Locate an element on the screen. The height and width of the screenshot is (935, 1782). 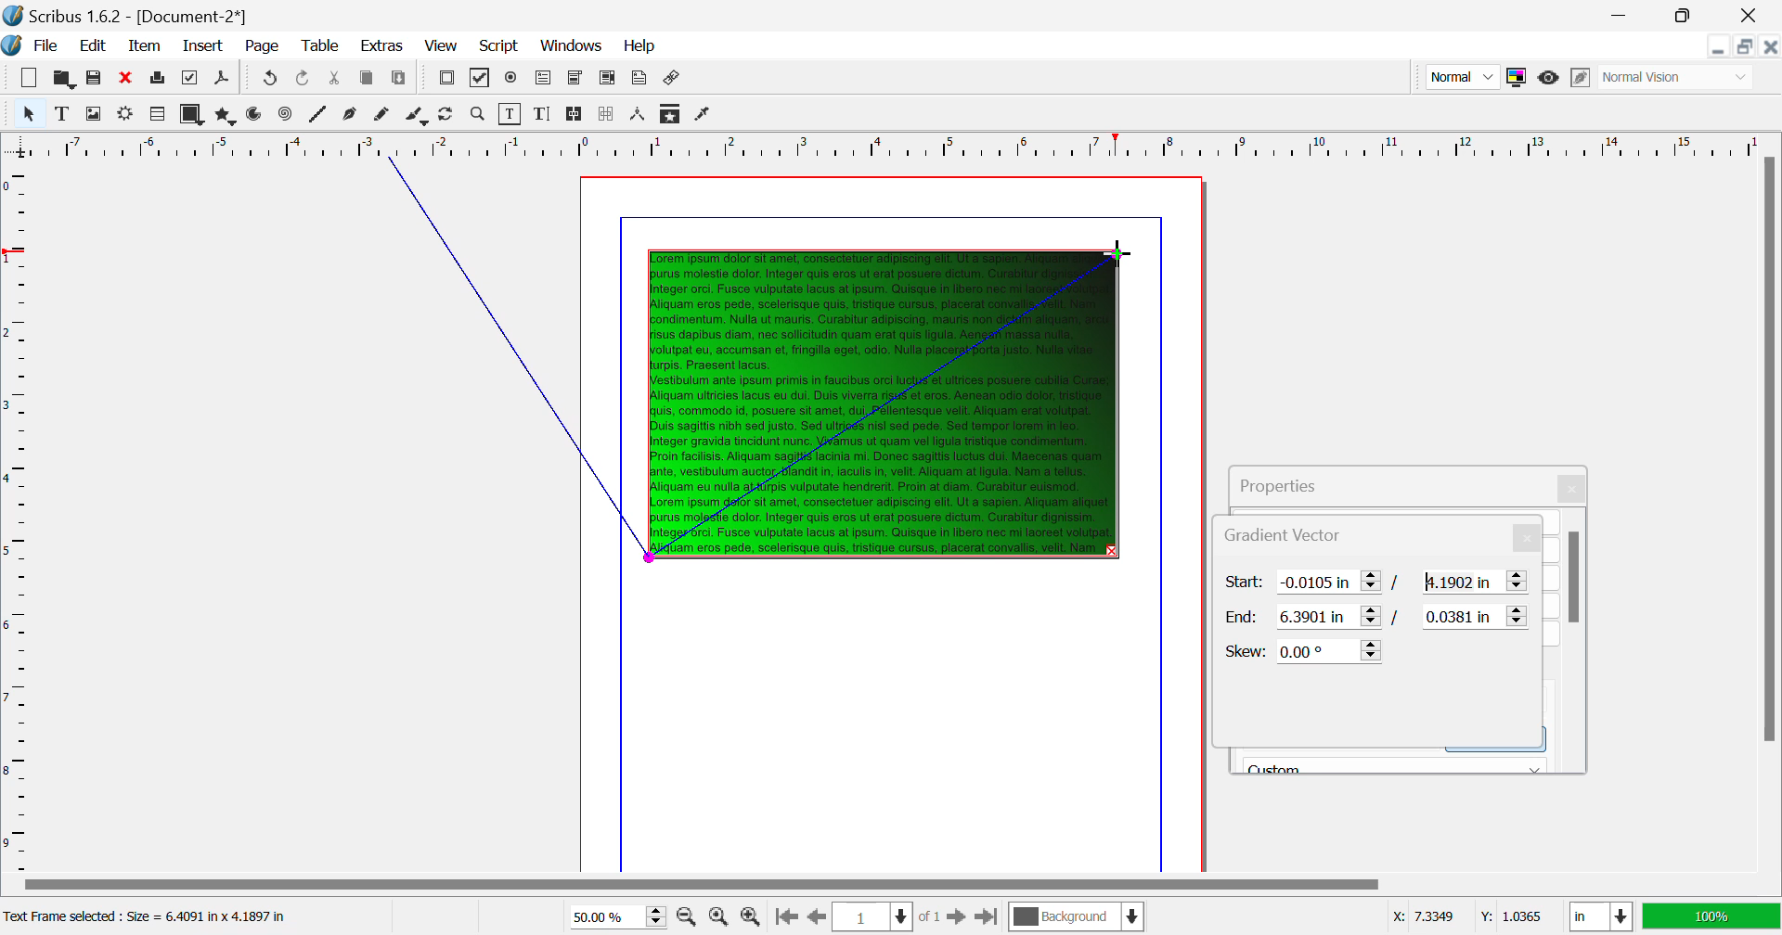
Calligraphic Line is located at coordinates (418, 117).